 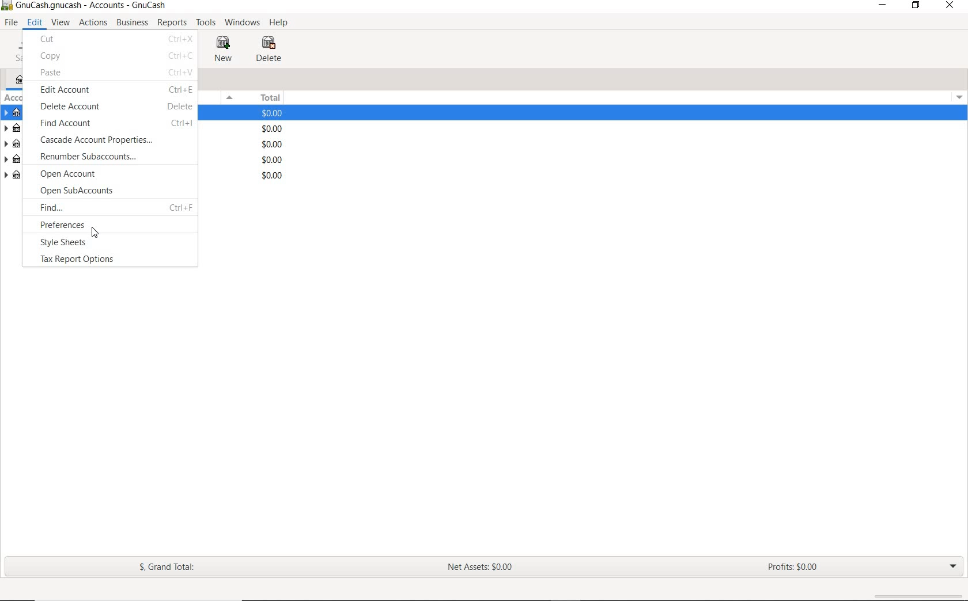 I want to click on EDIT ACCOUNT, so click(x=115, y=90).